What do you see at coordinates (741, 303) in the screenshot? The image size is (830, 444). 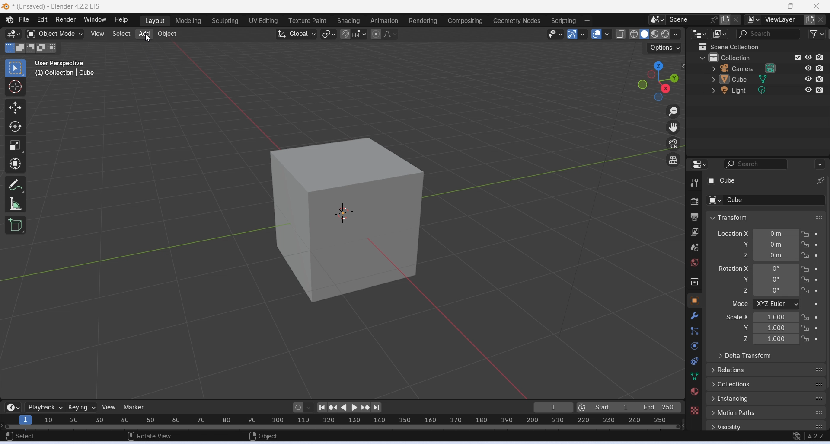 I see `Mode` at bounding box center [741, 303].